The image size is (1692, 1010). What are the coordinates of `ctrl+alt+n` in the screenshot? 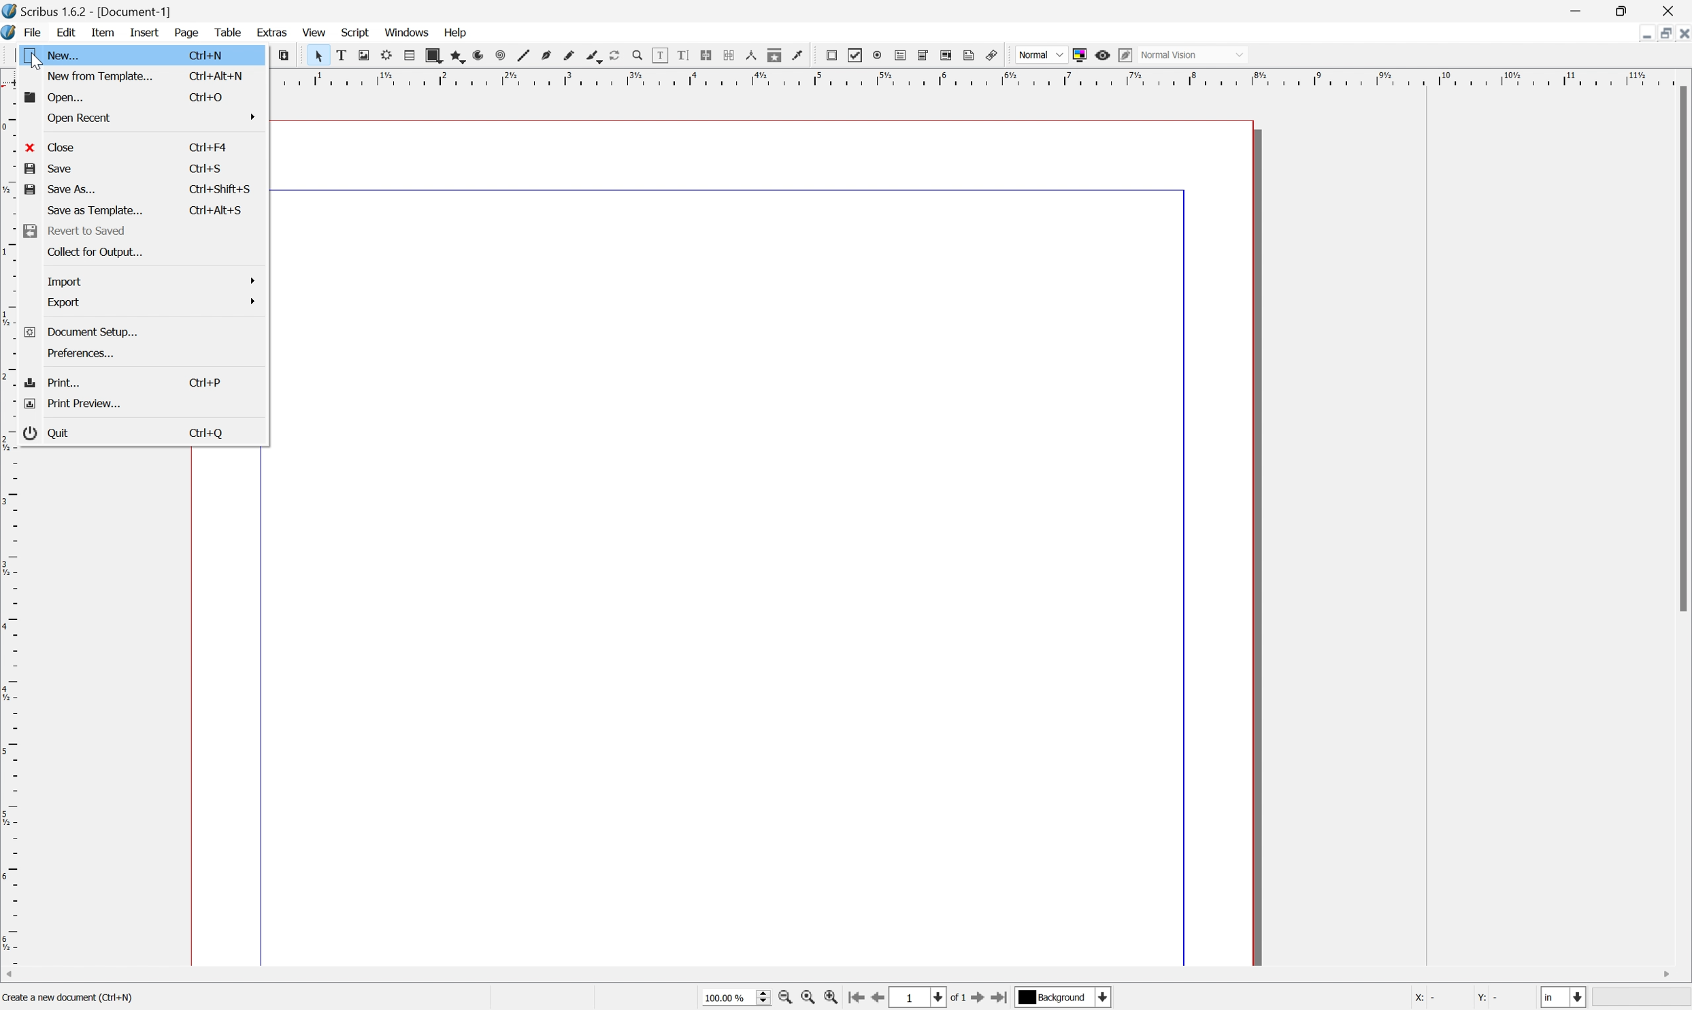 It's located at (215, 74).